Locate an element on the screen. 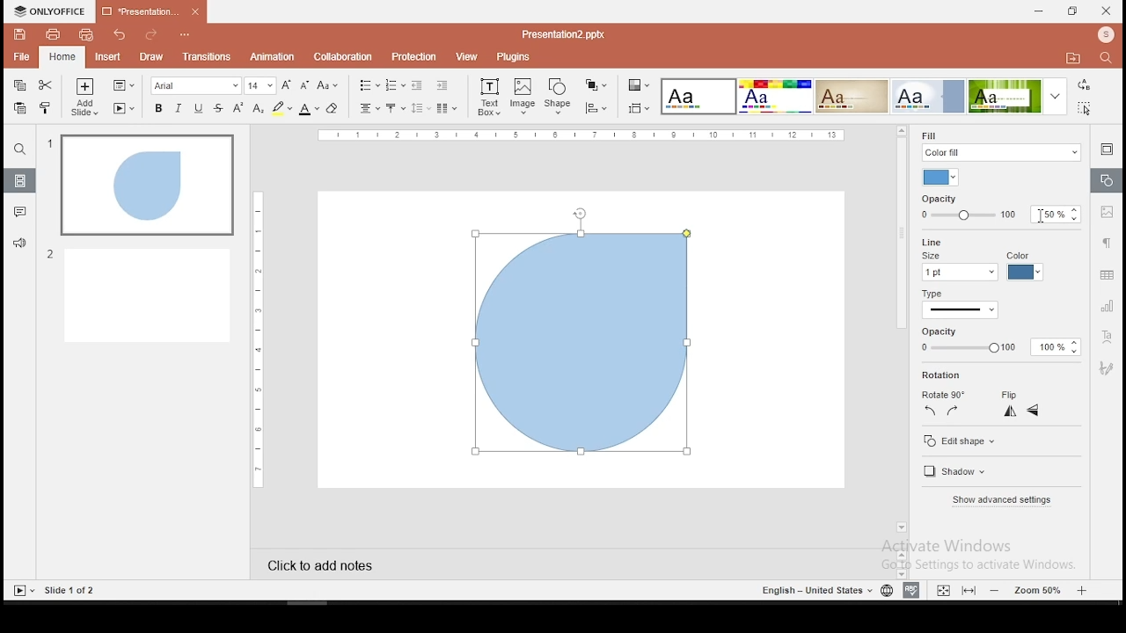  change color theme is located at coordinates (638, 86).